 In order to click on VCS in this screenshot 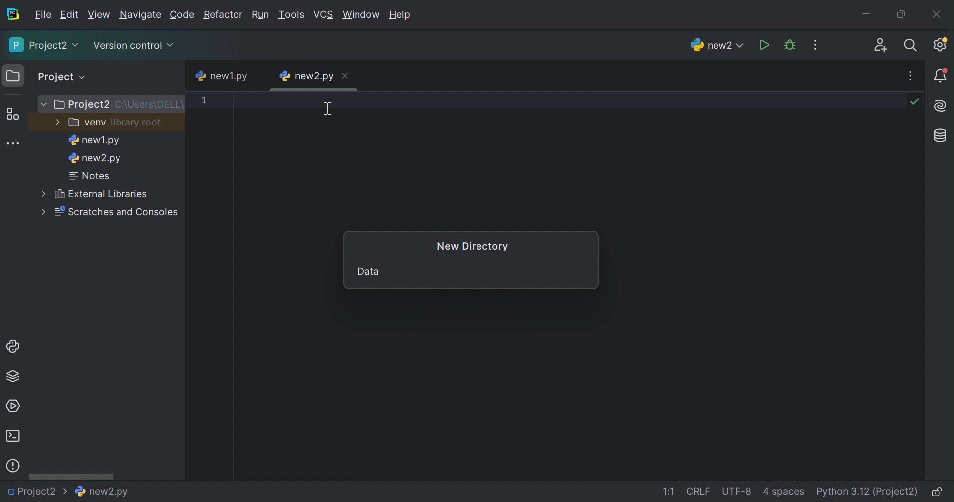, I will do `click(325, 14)`.